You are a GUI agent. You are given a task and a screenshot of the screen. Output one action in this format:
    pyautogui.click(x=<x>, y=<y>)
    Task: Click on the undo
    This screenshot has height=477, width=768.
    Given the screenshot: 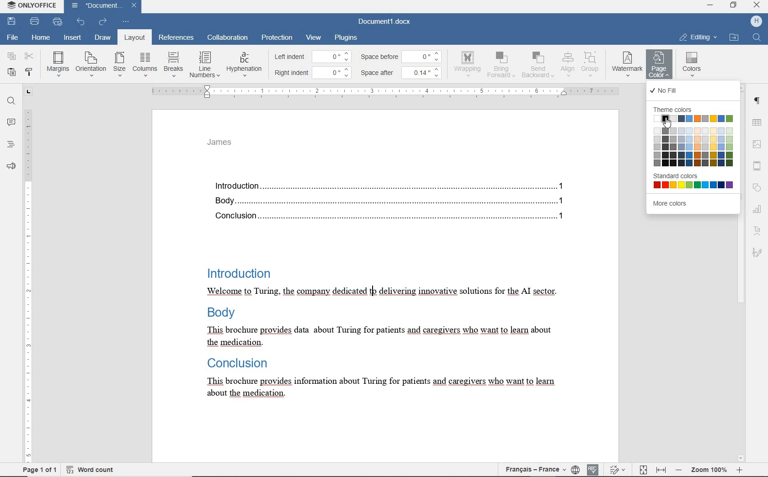 What is the action you would take?
    pyautogui.click(x=81, y=22)
    